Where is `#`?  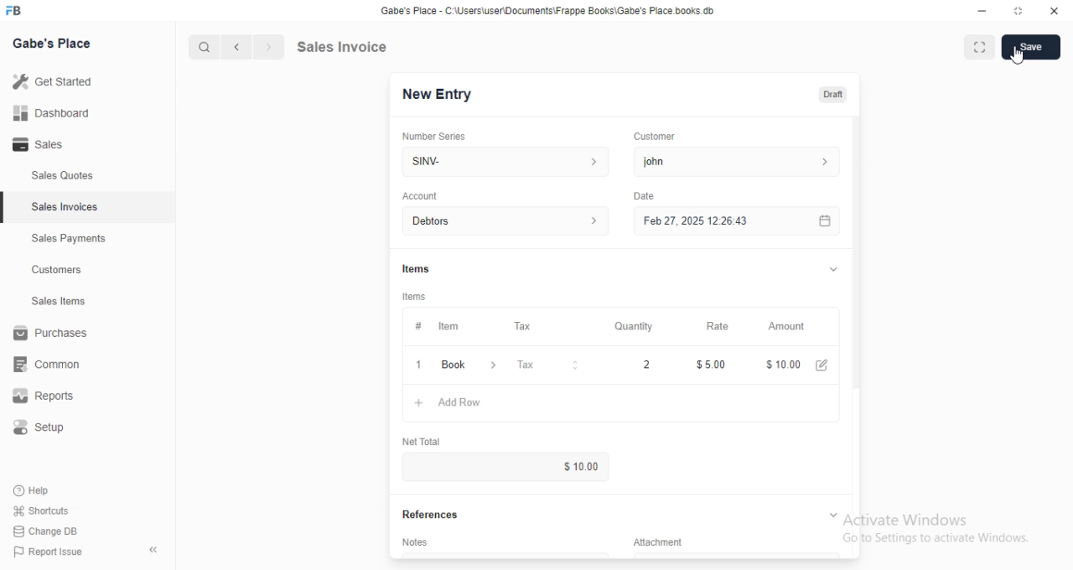 # is located at coordinates (419, 325).